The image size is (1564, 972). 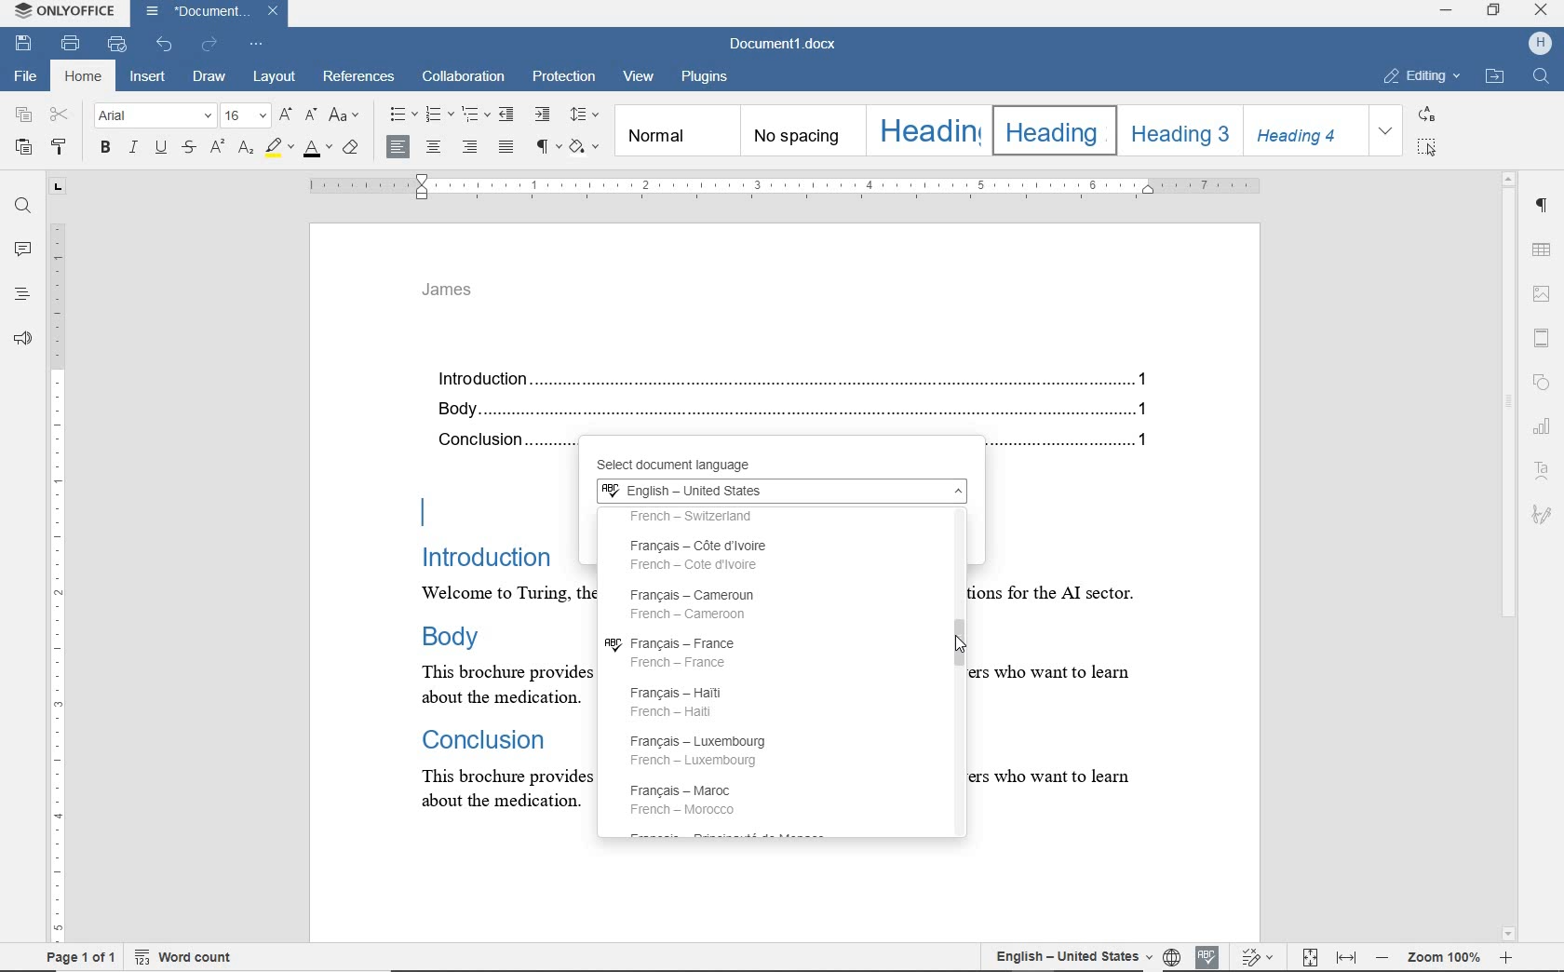 I want to click on justified, so click(x=507, y=148).